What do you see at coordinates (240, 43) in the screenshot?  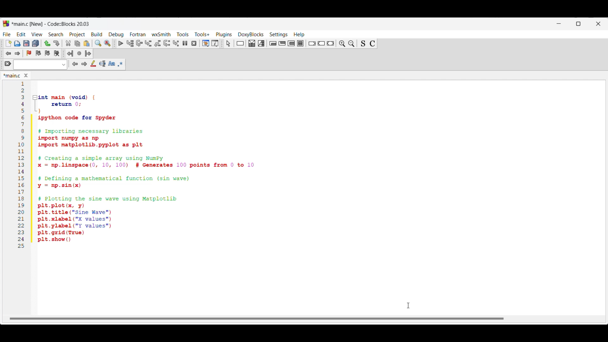 I see `Instruction` at bounding box center [240, 43].